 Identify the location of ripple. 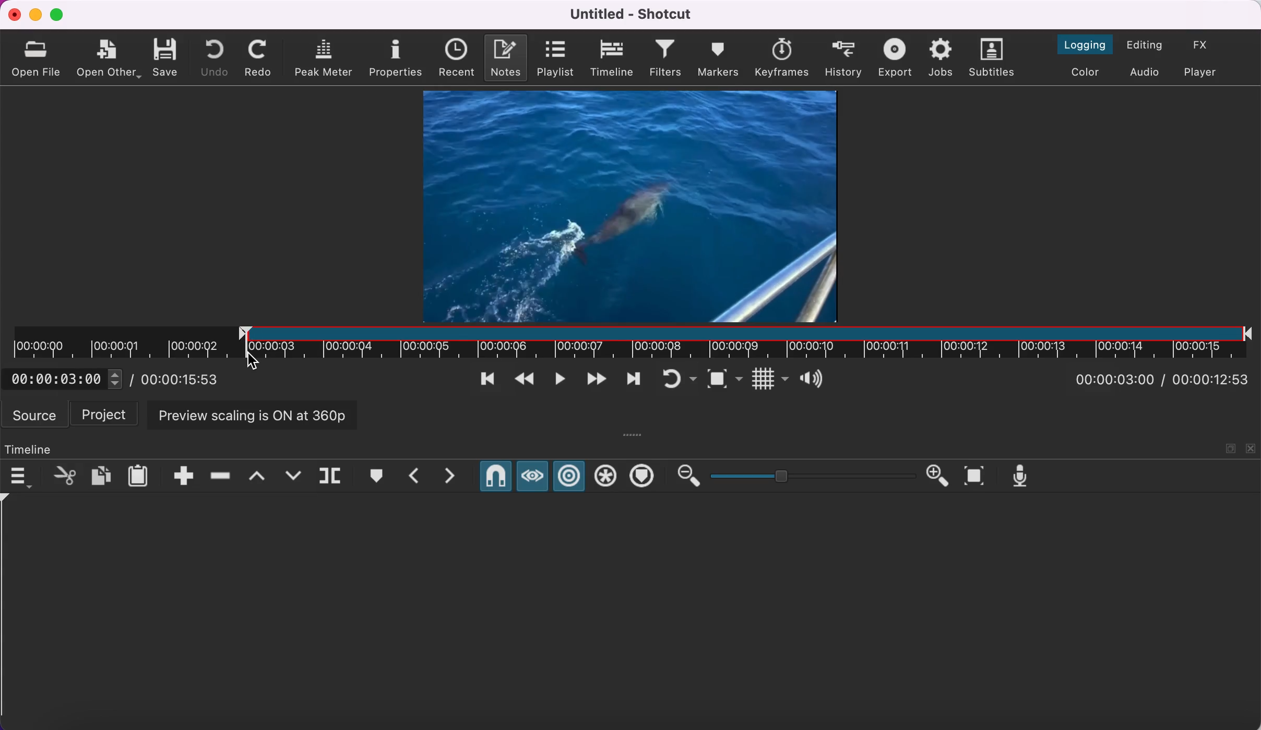
(570, 476).